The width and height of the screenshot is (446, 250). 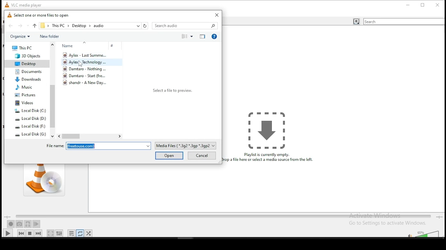 I want to click on recent locations, so click(x=138, y=26).